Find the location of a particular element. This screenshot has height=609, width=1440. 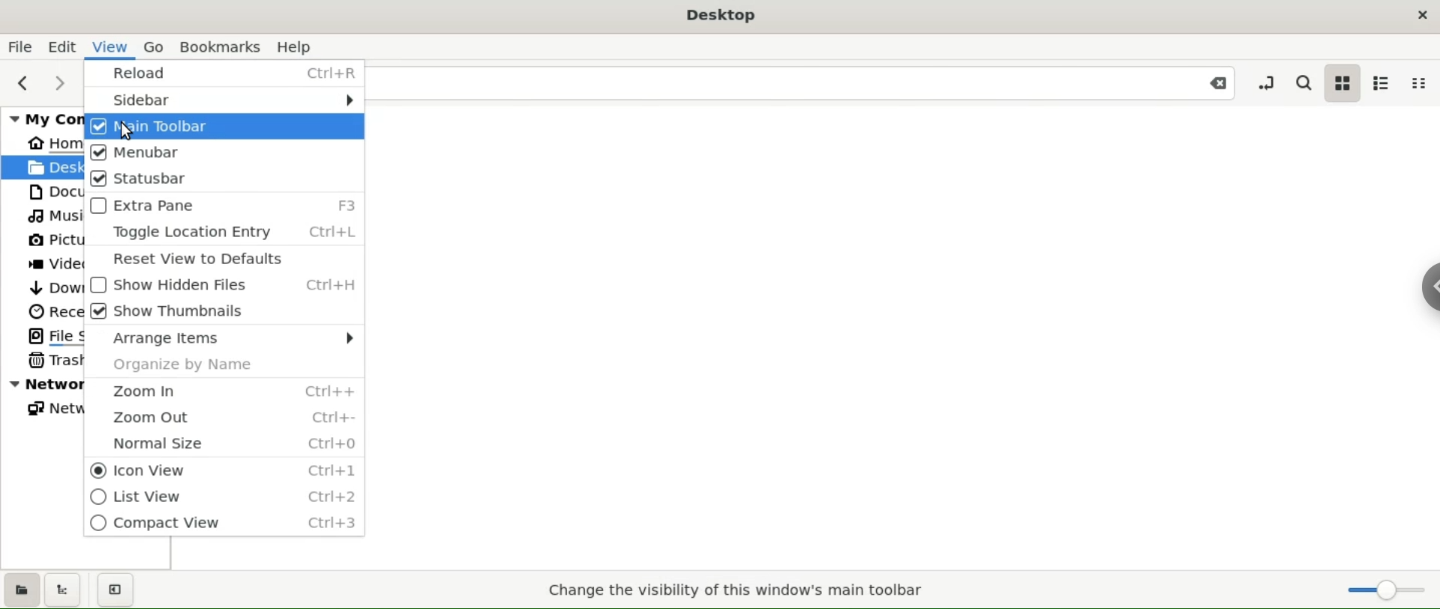

show thumbnails is located at coordinates (223, 313).